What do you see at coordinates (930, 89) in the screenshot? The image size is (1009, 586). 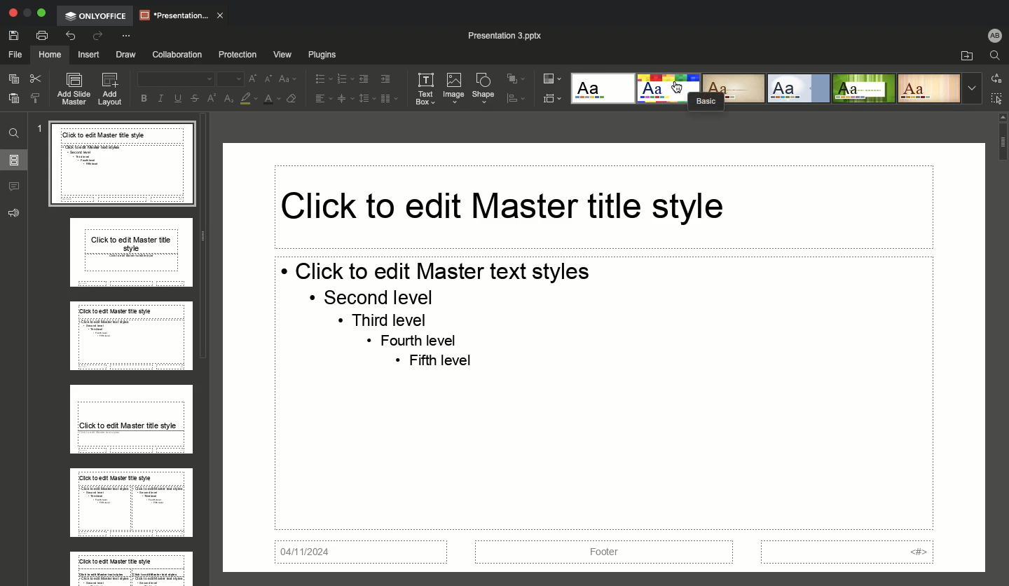 I see `Lines style` at bounding box center [930, 89].